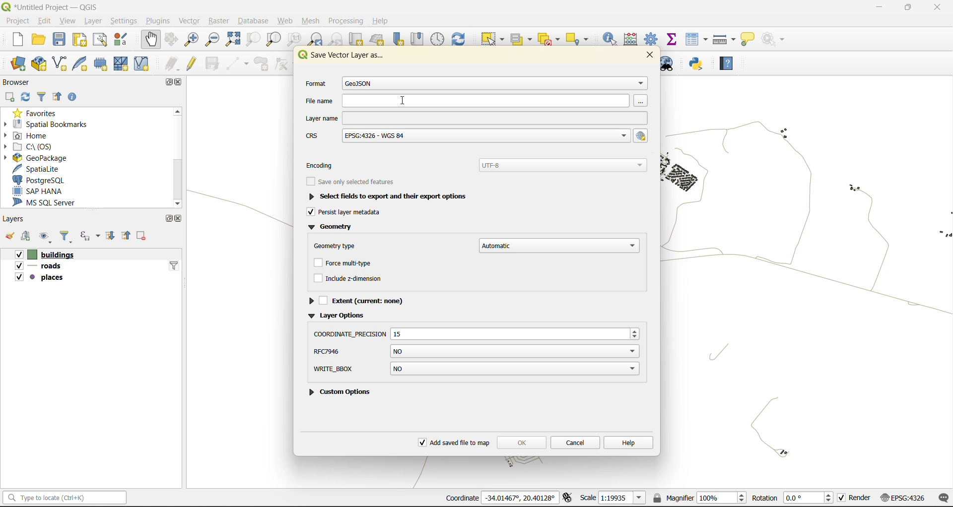  I want to click on rotation, so click(793, 498).